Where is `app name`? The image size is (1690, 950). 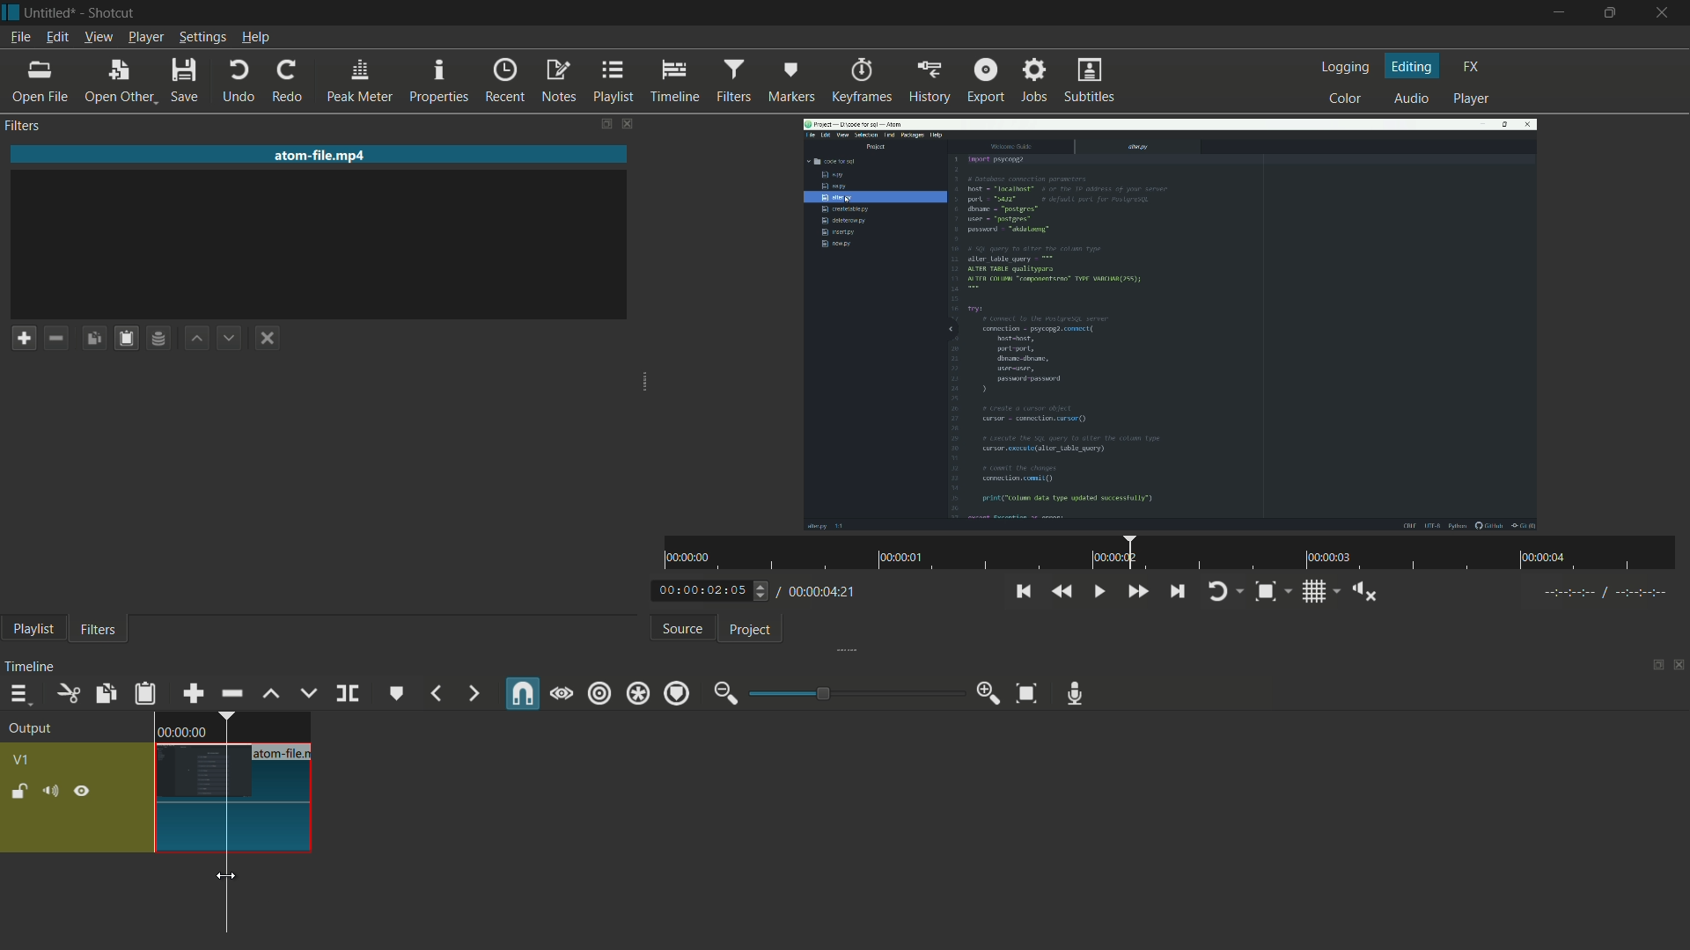
app name is located at coordinates (112, 13).